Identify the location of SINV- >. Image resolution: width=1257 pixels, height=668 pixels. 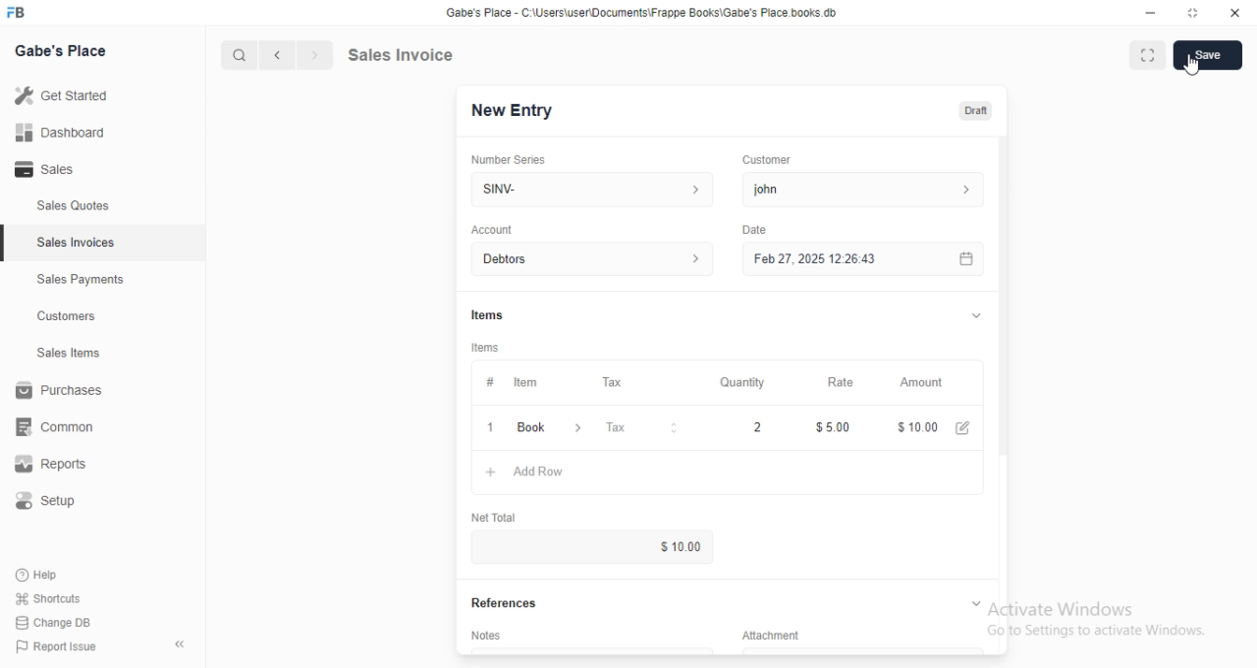
(586, 190).